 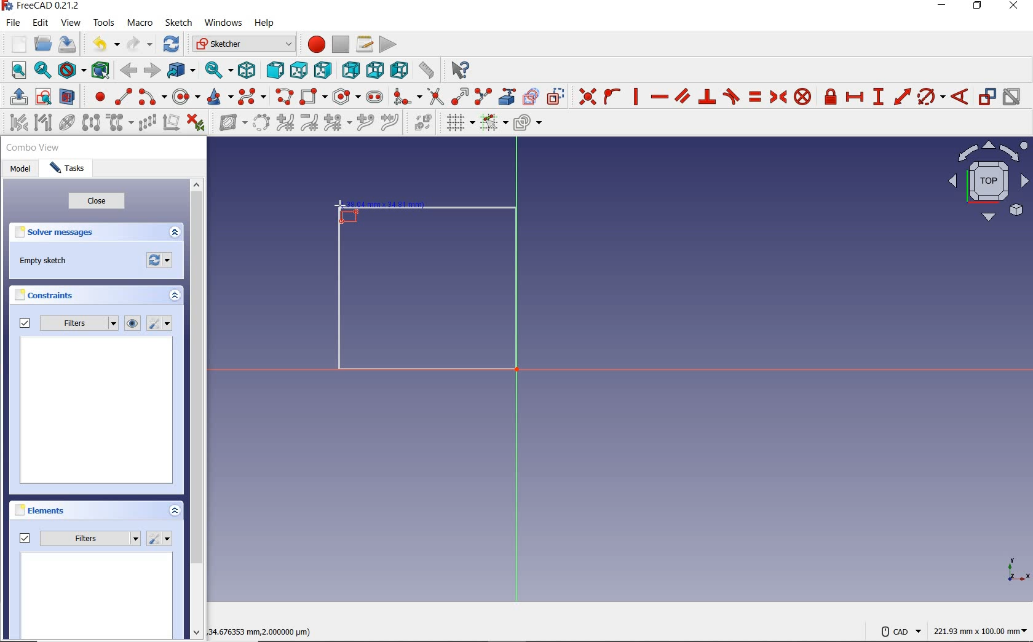 I want to click on modify knot multiplicity, so click(x=336, y=124).